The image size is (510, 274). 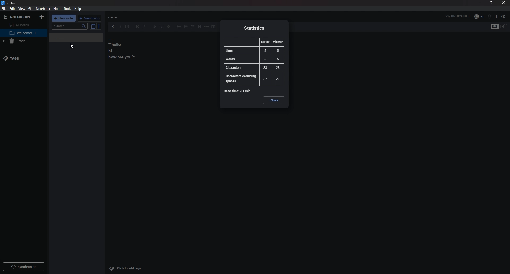 I want to click on Toggle editor layout, so click(x=496, y=17).